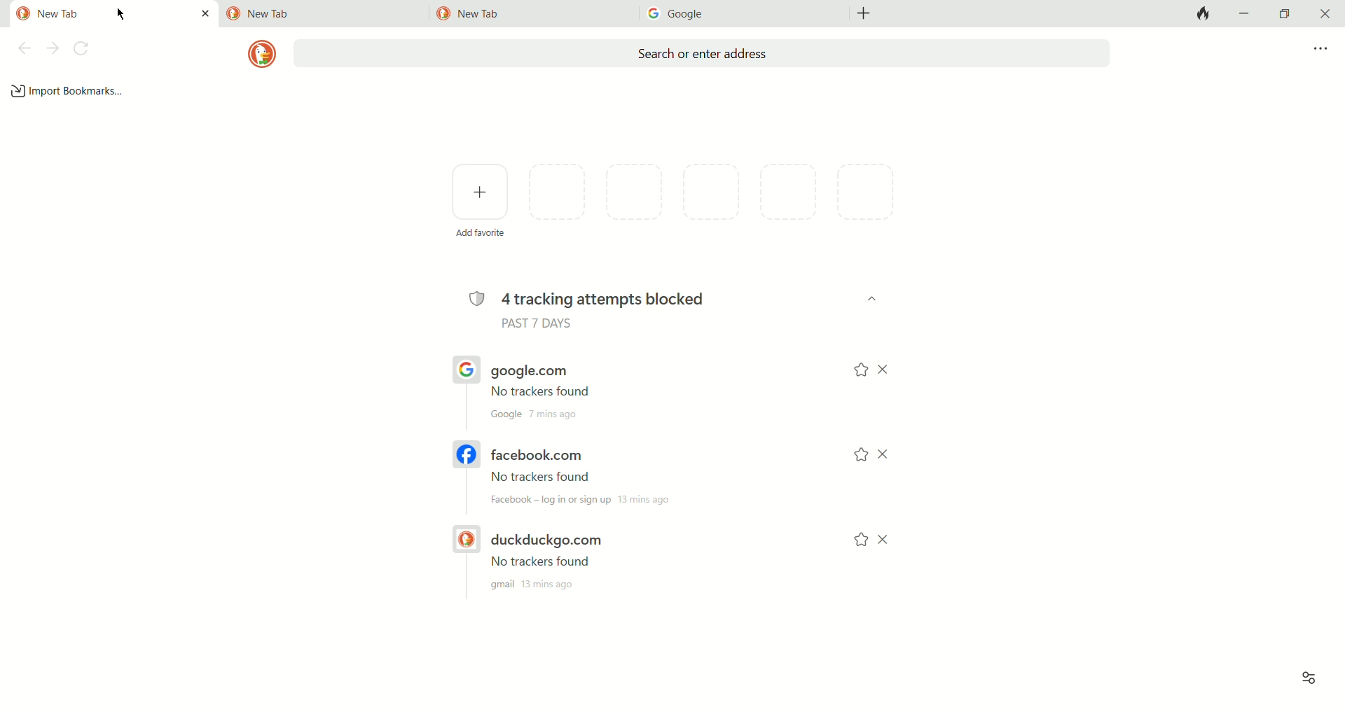 Image resolution: width=1345 pixels, height=714 pixels. Describe the element at coordinates (565, 475) in the screenshot. I see `facebook.com link` at that location.